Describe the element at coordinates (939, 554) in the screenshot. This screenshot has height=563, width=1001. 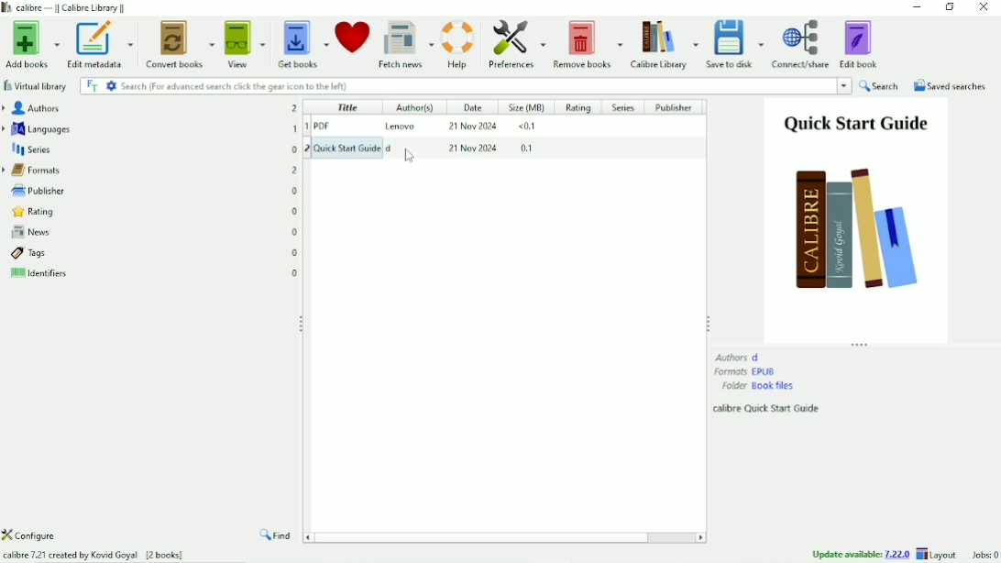
I see `Layout` at that location.